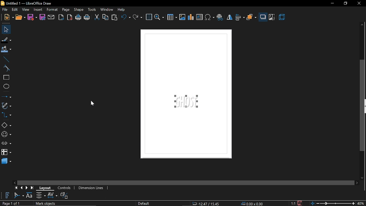 The image size is (366, 206). I want to click on move down, so click(362, 178).